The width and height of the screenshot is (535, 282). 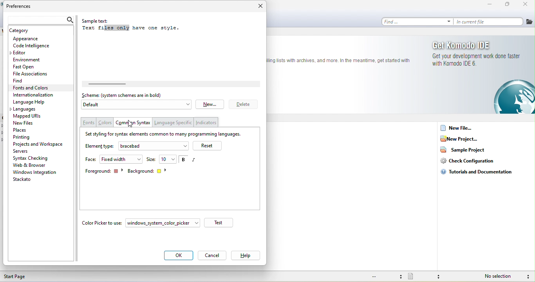 I want to click on sample text, so click(x=138, y=26).